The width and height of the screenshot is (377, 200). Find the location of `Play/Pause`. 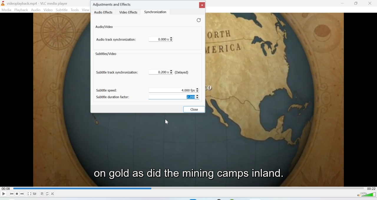

Play/Pause is located at coordinates (4, 194).